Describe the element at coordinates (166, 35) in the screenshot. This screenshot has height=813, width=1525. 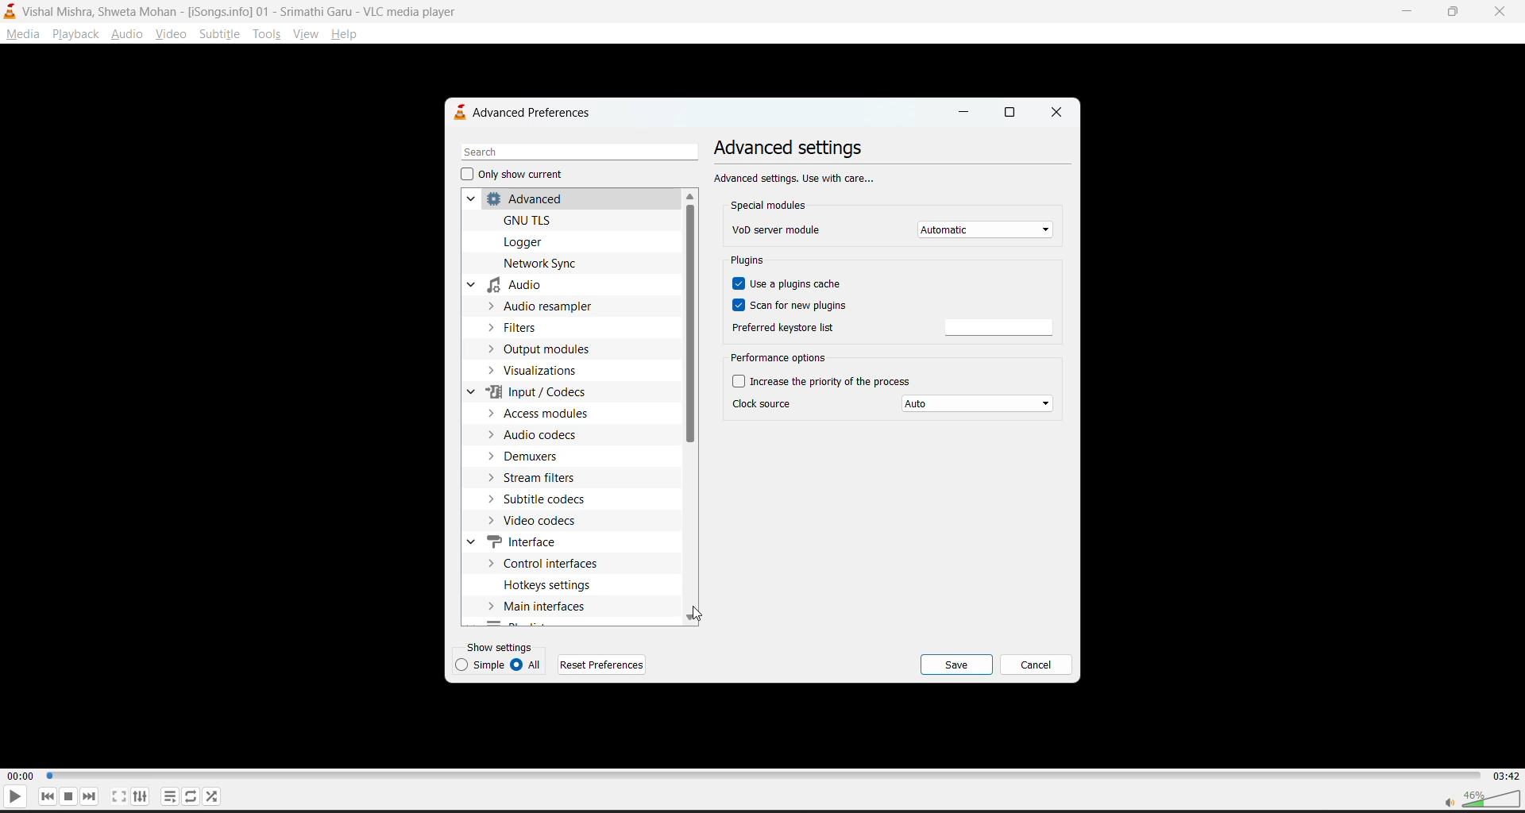
I see `video` at that location.